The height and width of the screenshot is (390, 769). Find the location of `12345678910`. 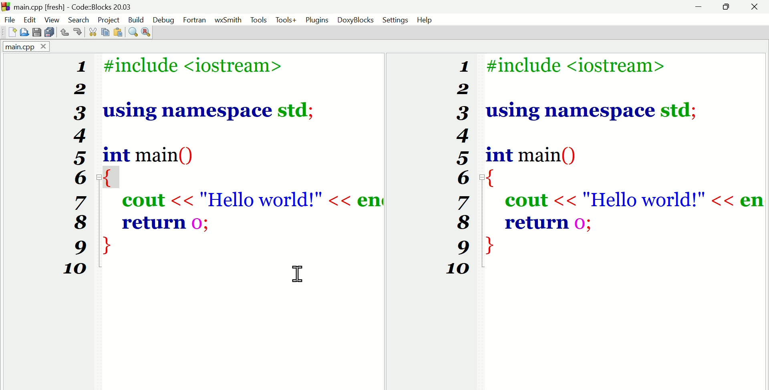

12345678910 is located at coordinates (75, 171).